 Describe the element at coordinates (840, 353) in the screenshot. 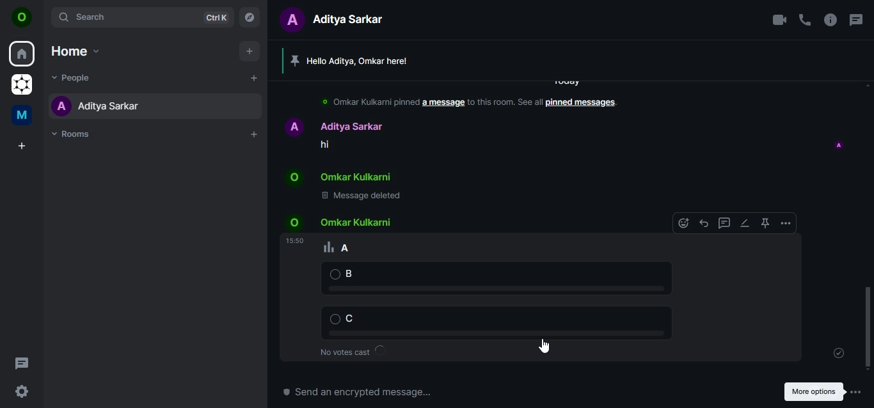

I see `message sent` at that location.